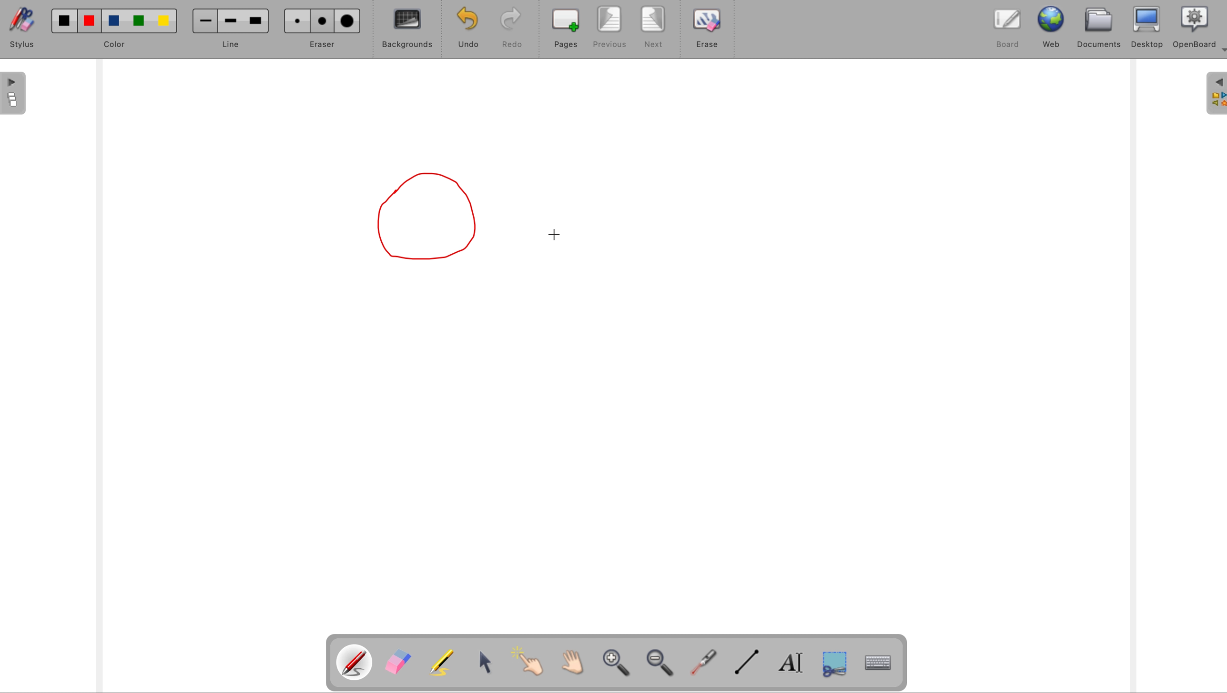  What do you see at coordinates (431, 218) in the screenshot?
I see `drawn shape` at bounding box center [431, 218].